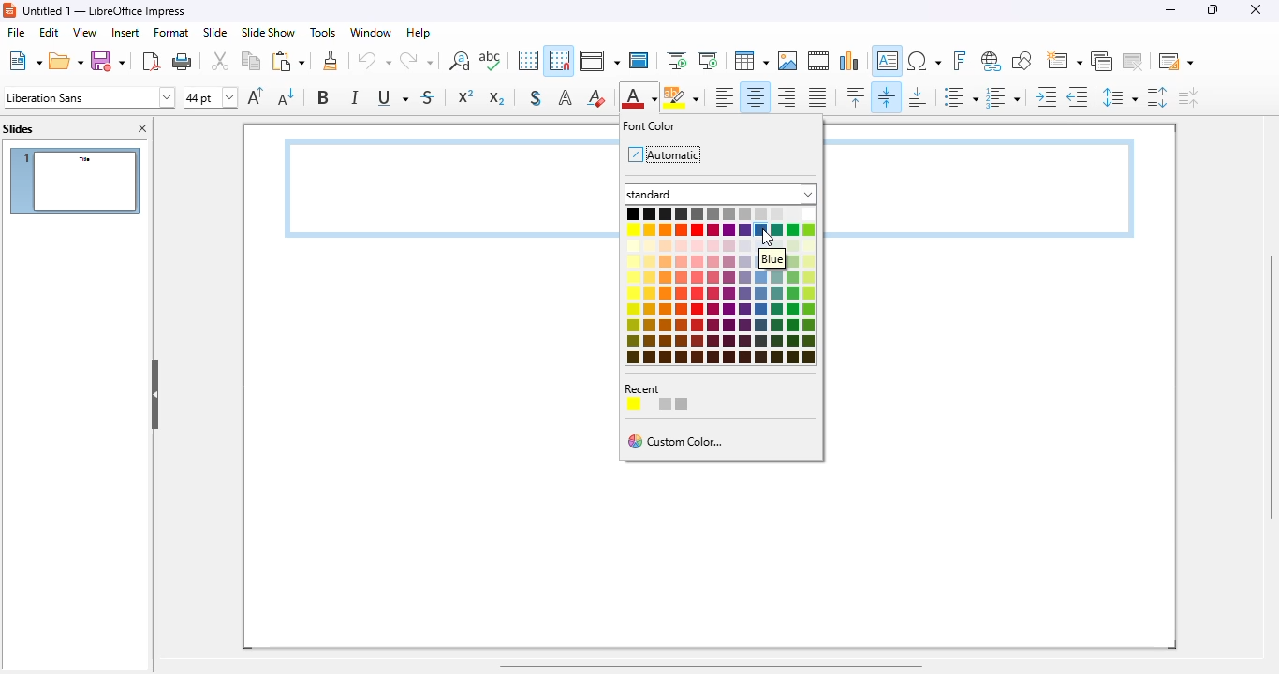 This screenshot has height=674, width=1279. I want to click on clone formatting, so click(331, 61).